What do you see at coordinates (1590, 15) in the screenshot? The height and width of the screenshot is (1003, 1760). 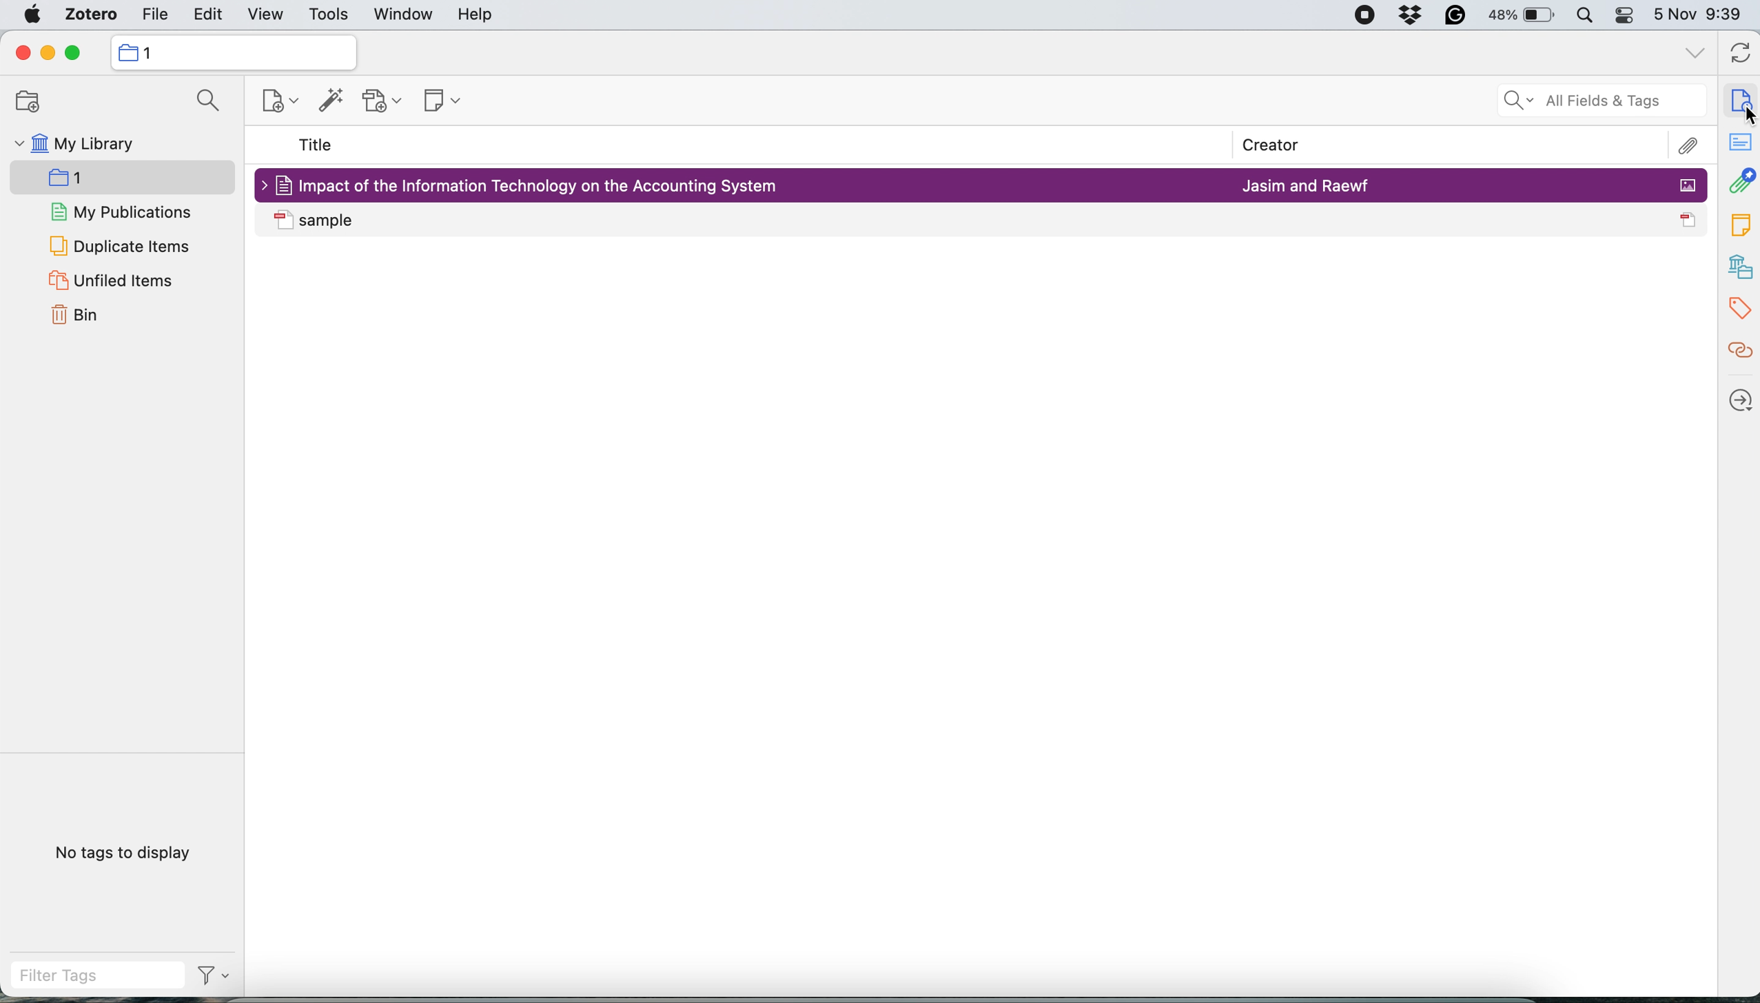 I see `spotlight search` at bounding box center [1590, 15].